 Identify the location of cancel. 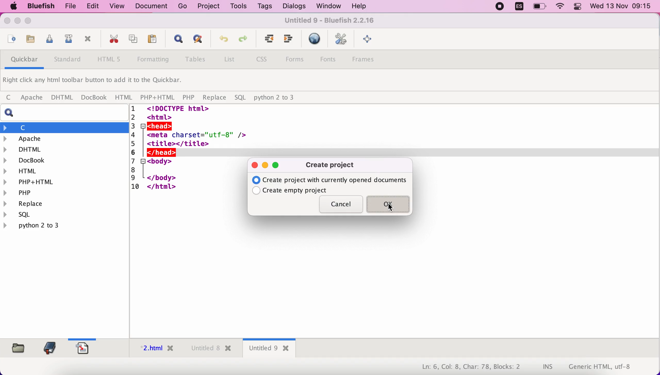
(340, 206).